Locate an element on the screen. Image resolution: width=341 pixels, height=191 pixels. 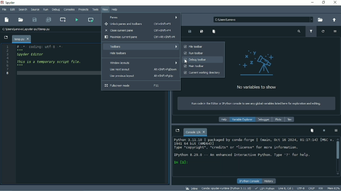
Projects is located at coordinates (83, 10).